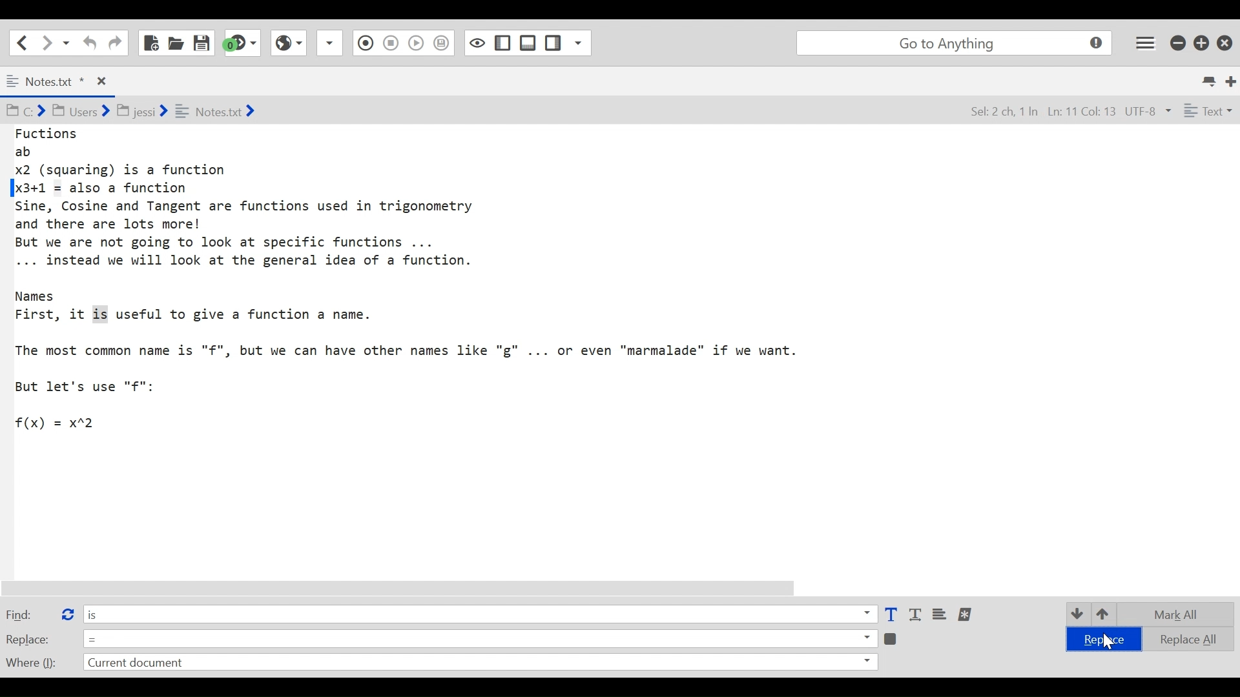 The image size is (1240, 697). What do you see at coordinates (28, 639) in the screenshot?
I see `Replace` at bounding box center [28, 639].